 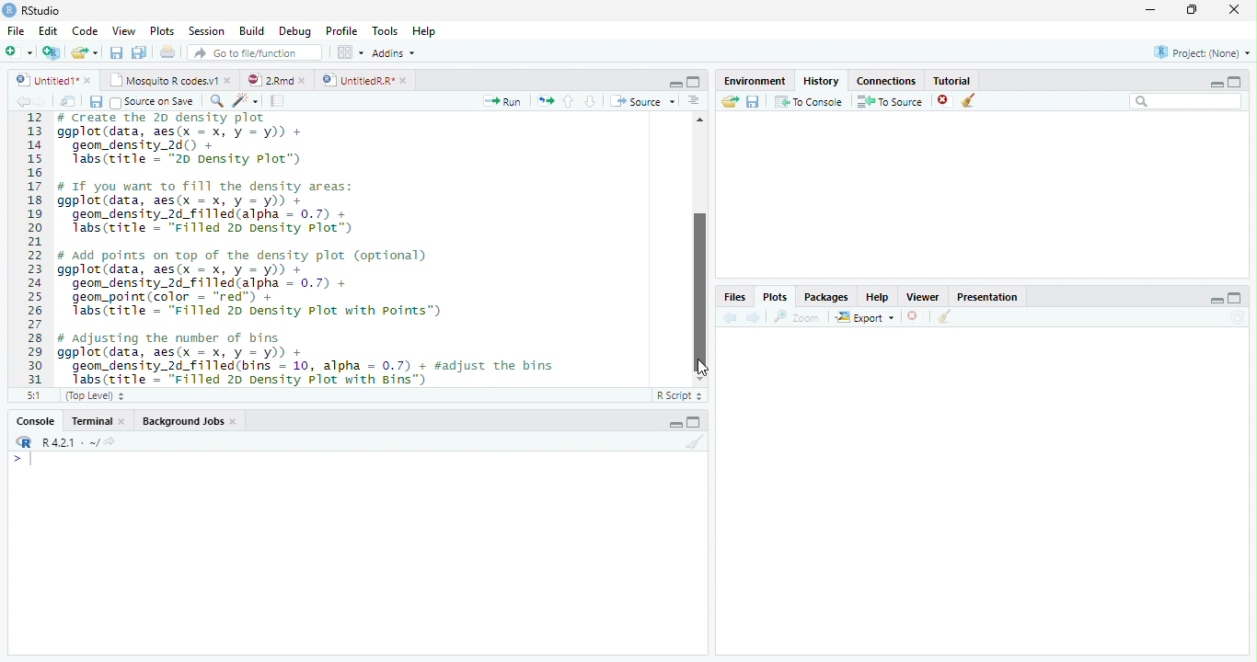 What do you see at coordinates (22, 460) in the screenshot?
I see `>` at bounding box center [22, 460].